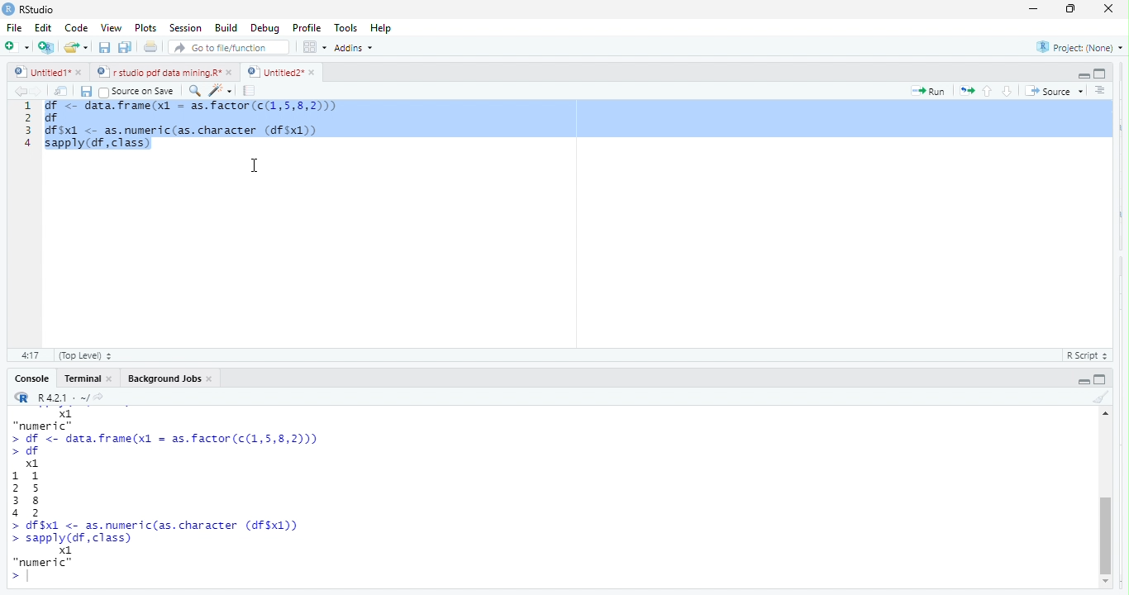 The image size is (1129, 595). What do you see at coordinates (17, 49) in the screenshot?
I see `new file` at bounding box center [17, 49].